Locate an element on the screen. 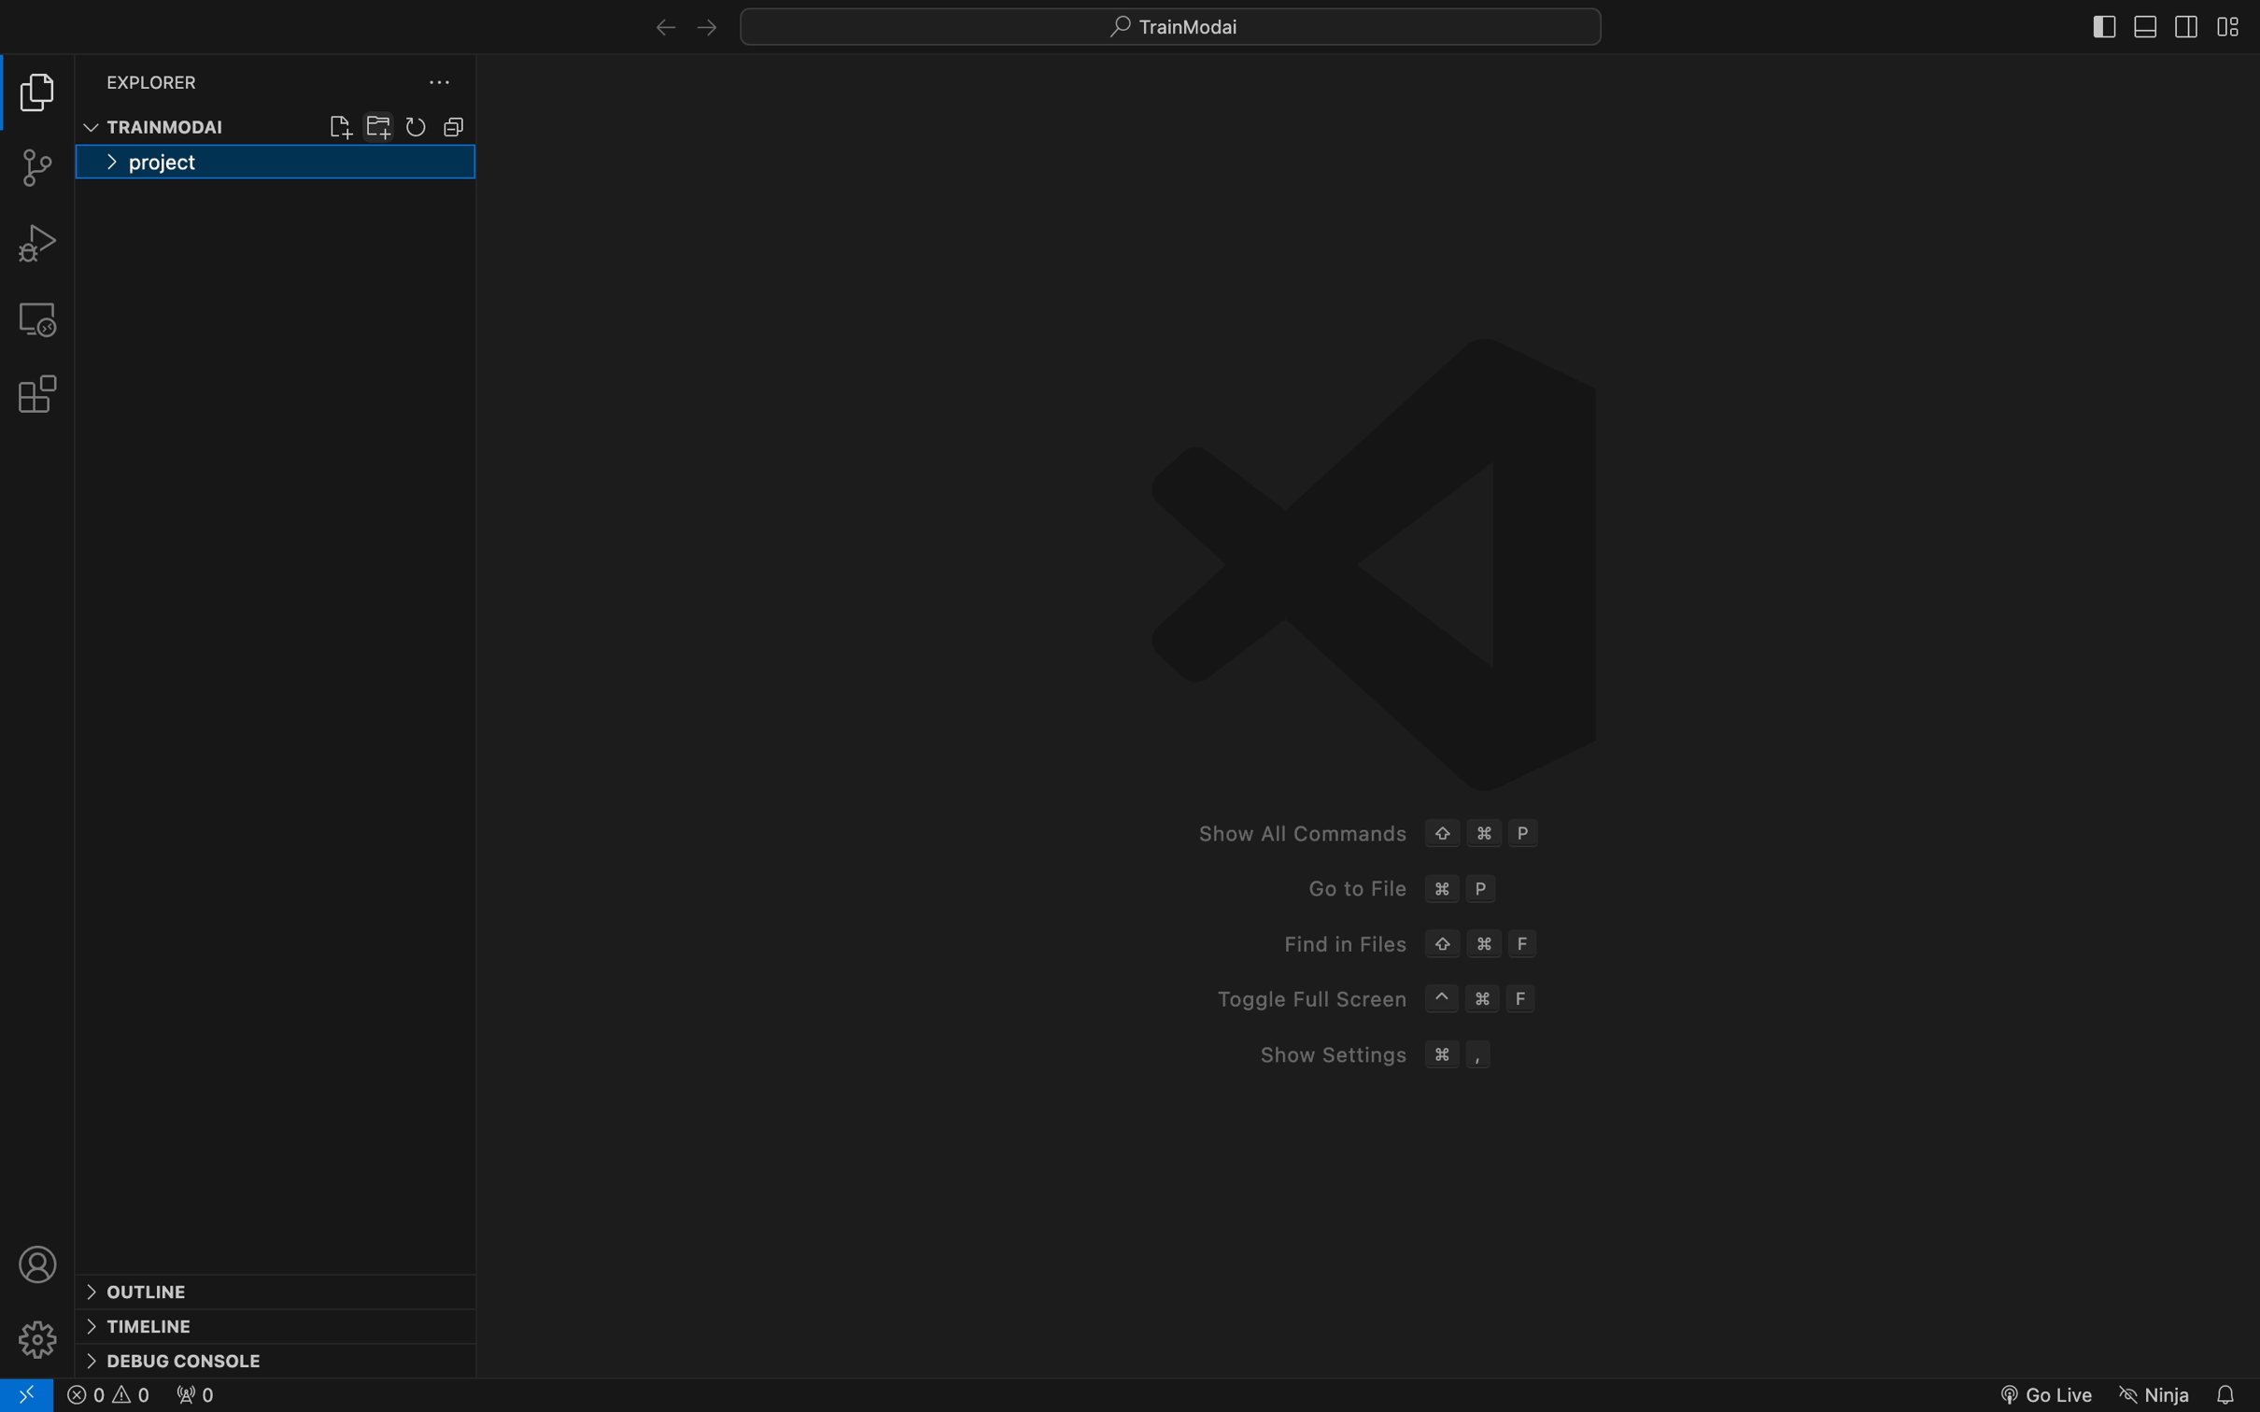 Image resolution: width=2260 pixels, height=1412 pixels. file explore is located at coordinates (37, 92).